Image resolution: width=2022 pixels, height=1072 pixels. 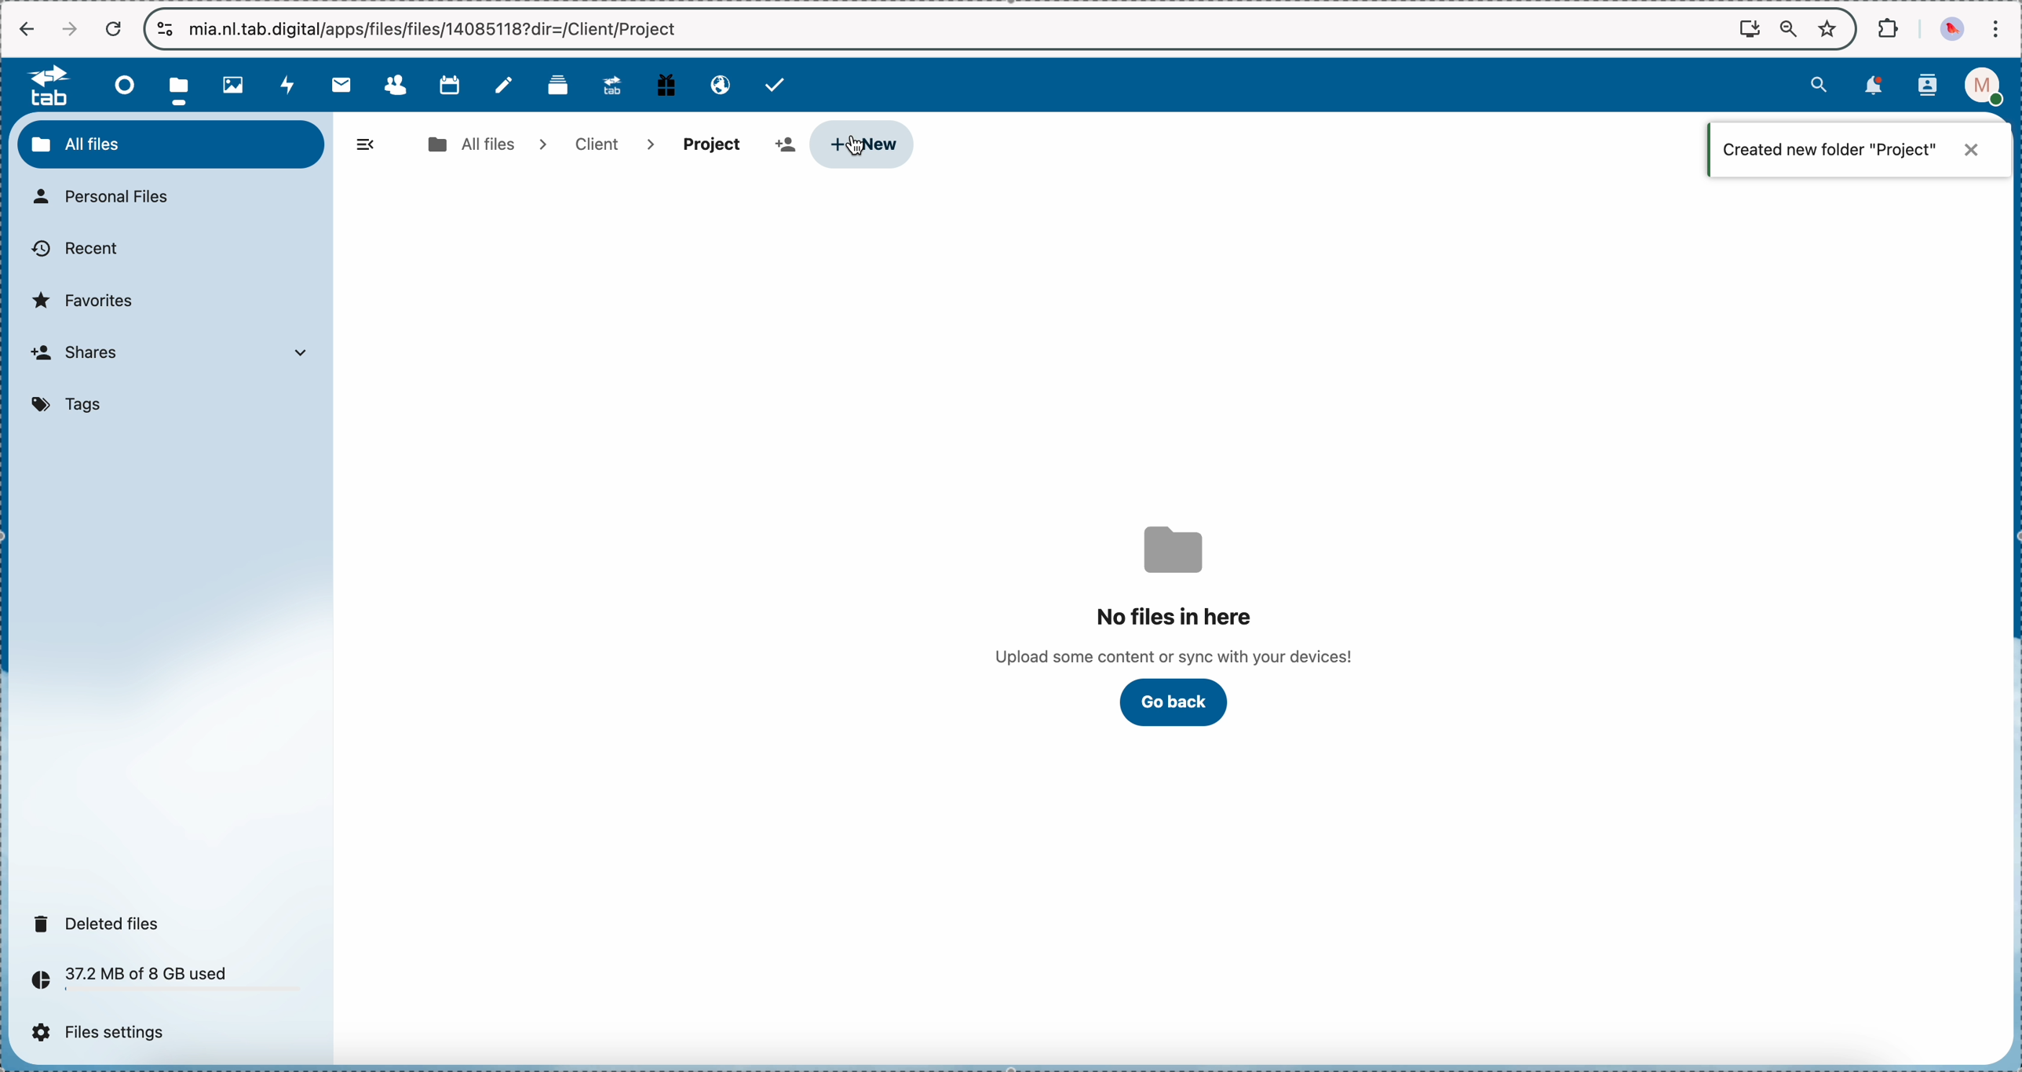 What do you see at coordinates (1206, 618) in the screenshot?
I see `no files here` at bounding box center [1206, 618].